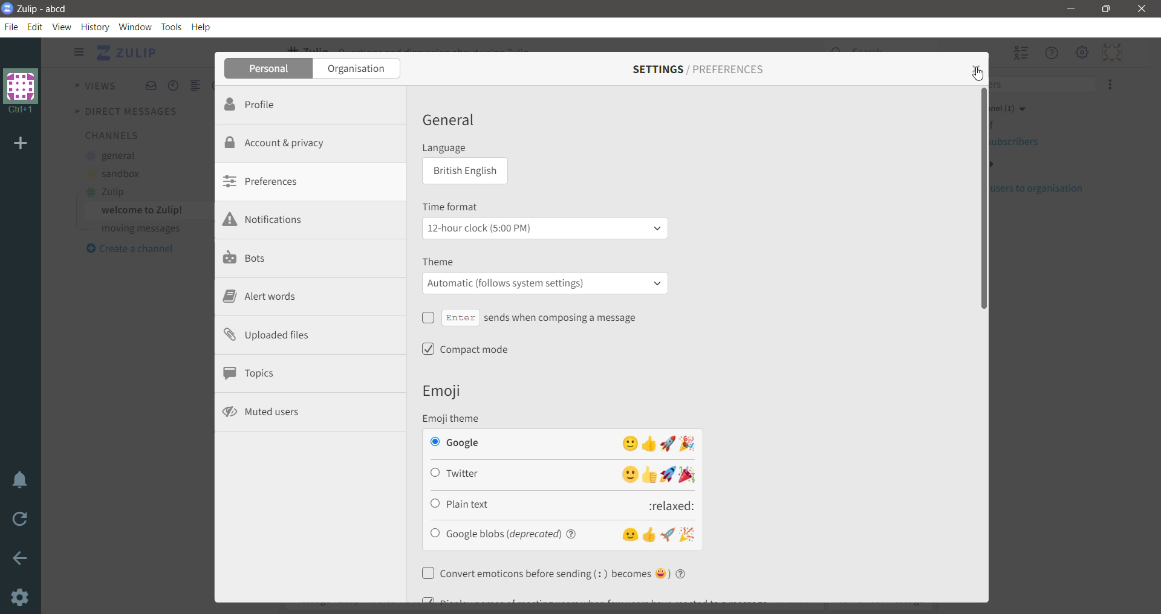  Describe the element at coordinates (78, 52) in the screenshot. I see `Show/Hide left sidebar` at that location.